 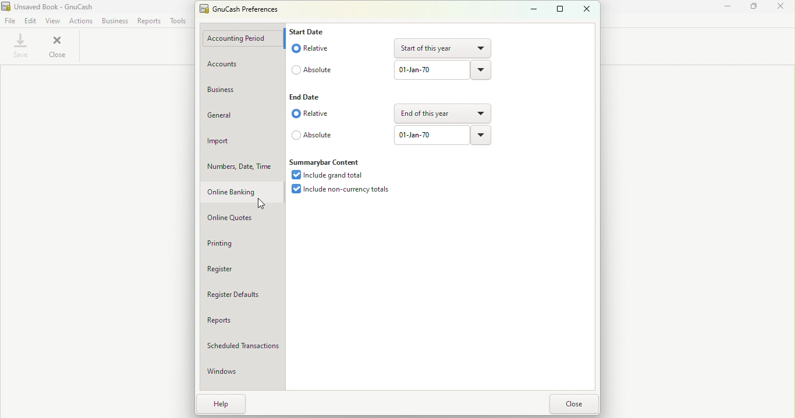 What do you see at coordinates (239, 192) in the screenshot?
I see `Online banking` at bounding box center [239, 192].